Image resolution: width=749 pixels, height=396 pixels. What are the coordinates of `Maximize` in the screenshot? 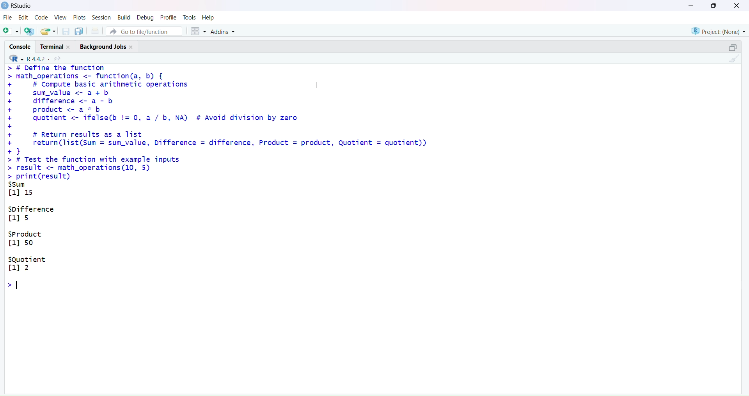 It's located at (714, 6).